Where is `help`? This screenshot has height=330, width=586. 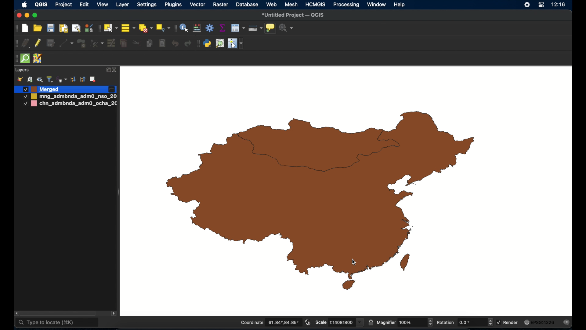 help is located at coordinates (400, 4).